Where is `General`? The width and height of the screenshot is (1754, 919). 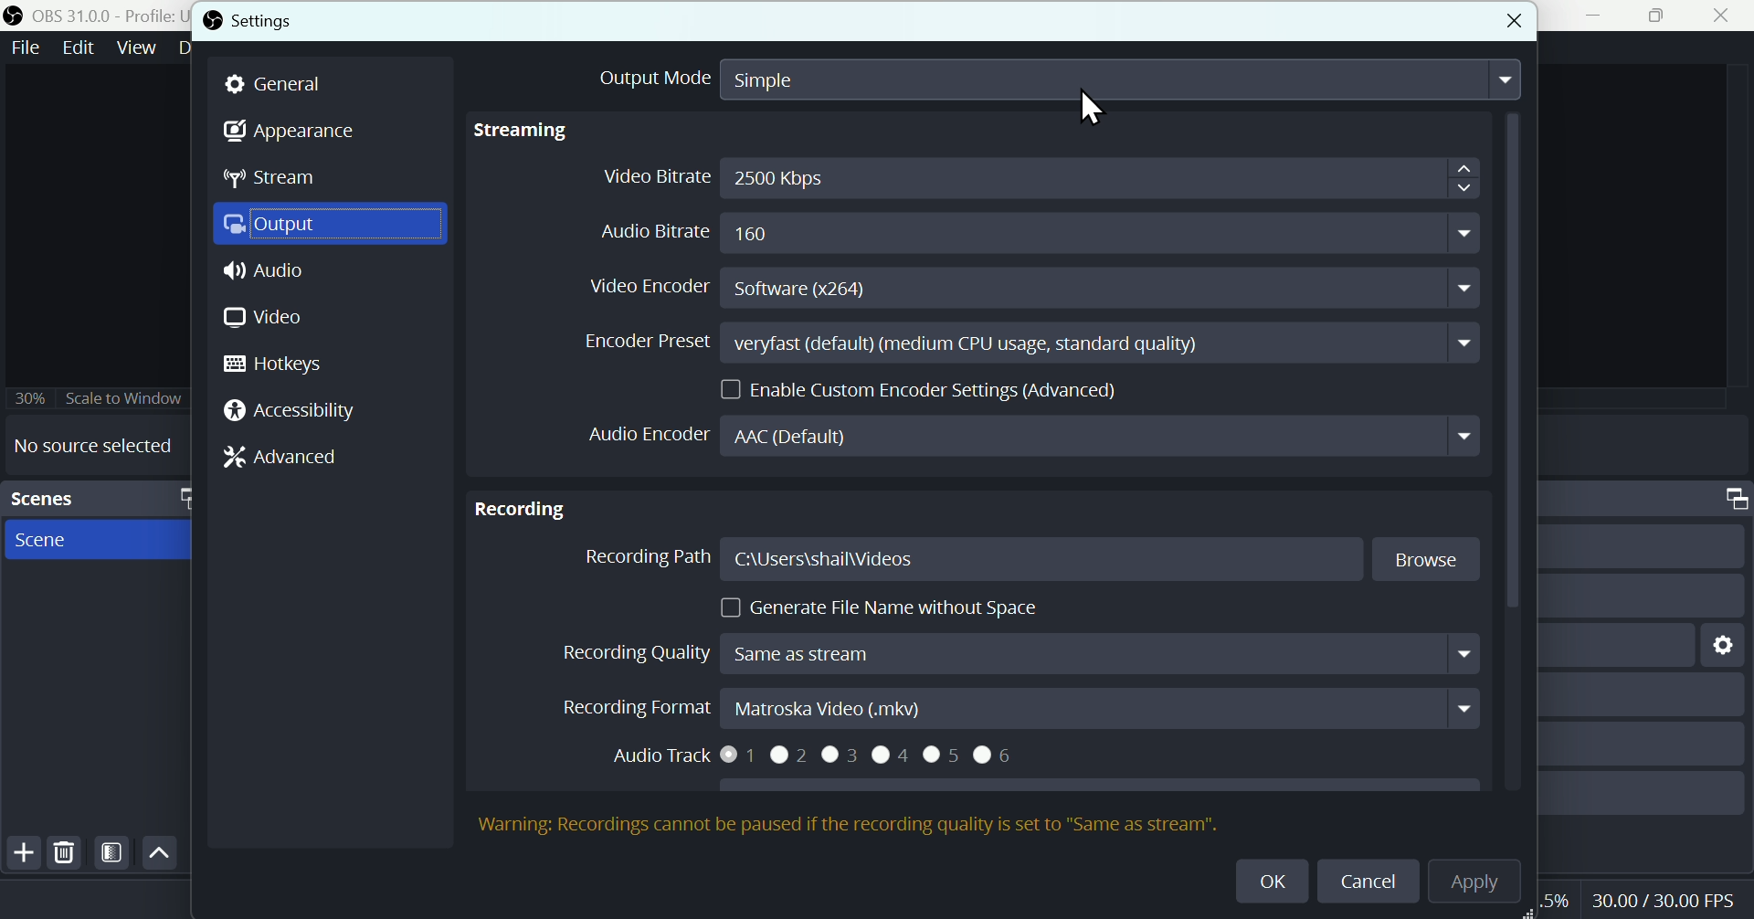 General is located at coordinates (278, 86).